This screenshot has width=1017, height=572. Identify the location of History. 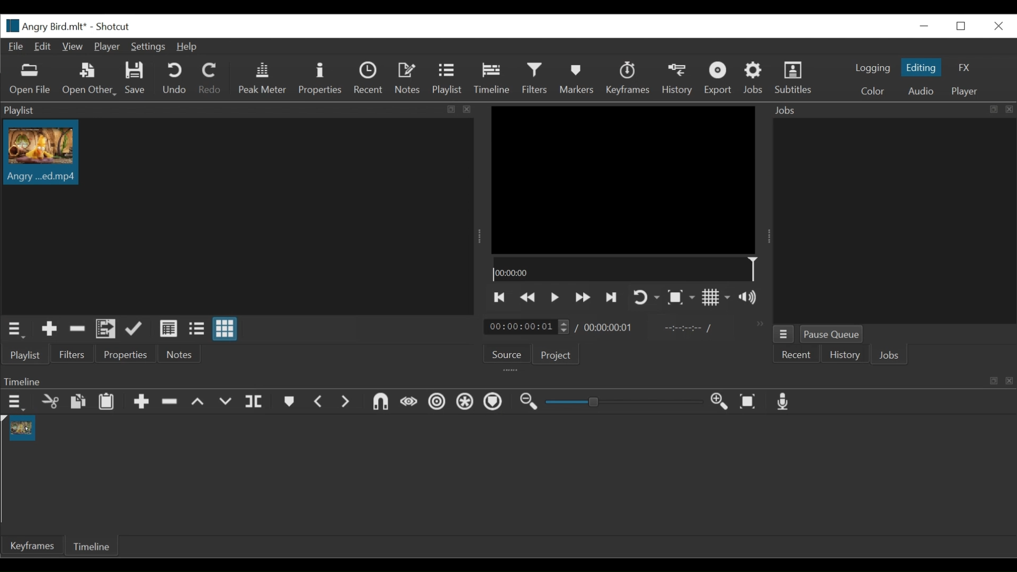
(679, 80).